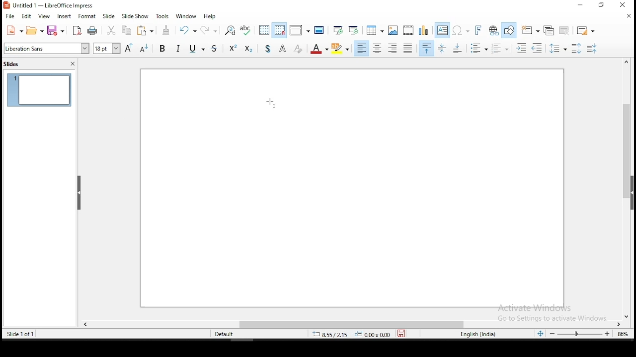 The height and width of the screenshot is (357, 636). What do you see at coordinates (627, 189) in the screenshot?
I see `scroll bar` at bounding box center [627, 189].